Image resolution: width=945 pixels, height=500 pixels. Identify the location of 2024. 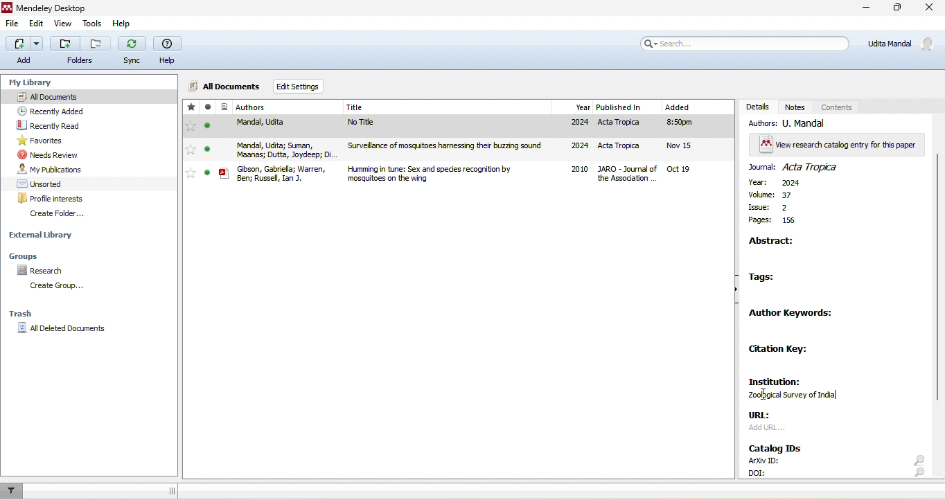
(578, 146).